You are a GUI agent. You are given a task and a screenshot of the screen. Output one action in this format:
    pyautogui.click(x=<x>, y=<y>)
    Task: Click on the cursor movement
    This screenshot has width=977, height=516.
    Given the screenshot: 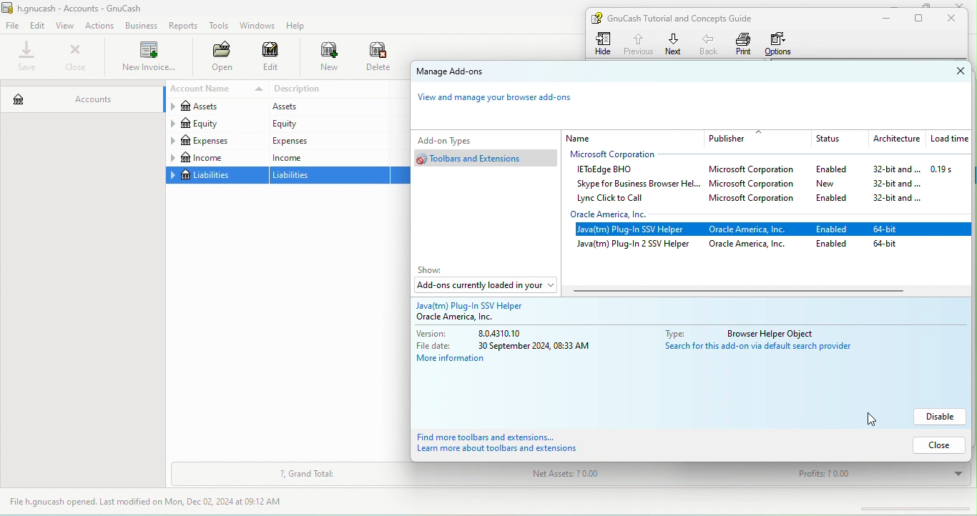 What is the action you would take?
    pyautogui.click(x=875, y=417)
    